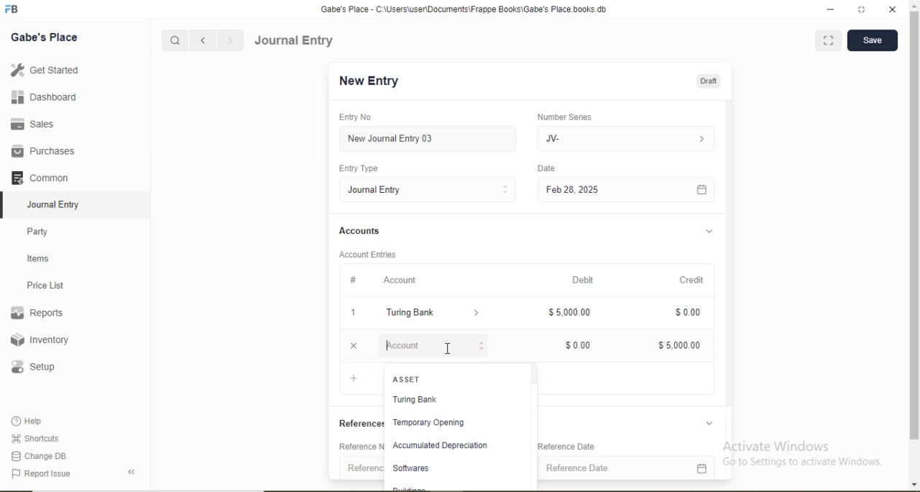  What do you see at coordinates (913, 485) in the screenshot?
I see `scroll down` at bounding box center [913, 485].